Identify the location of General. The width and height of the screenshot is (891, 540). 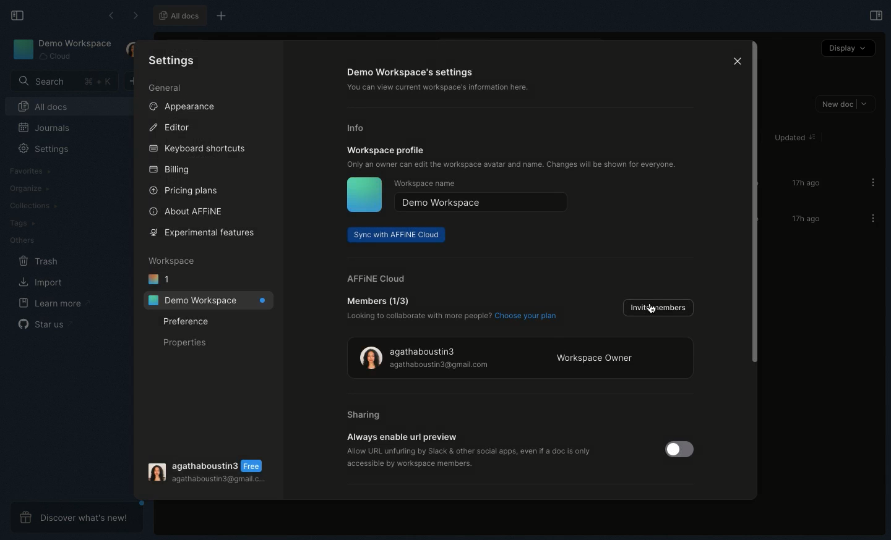
(166, 87).